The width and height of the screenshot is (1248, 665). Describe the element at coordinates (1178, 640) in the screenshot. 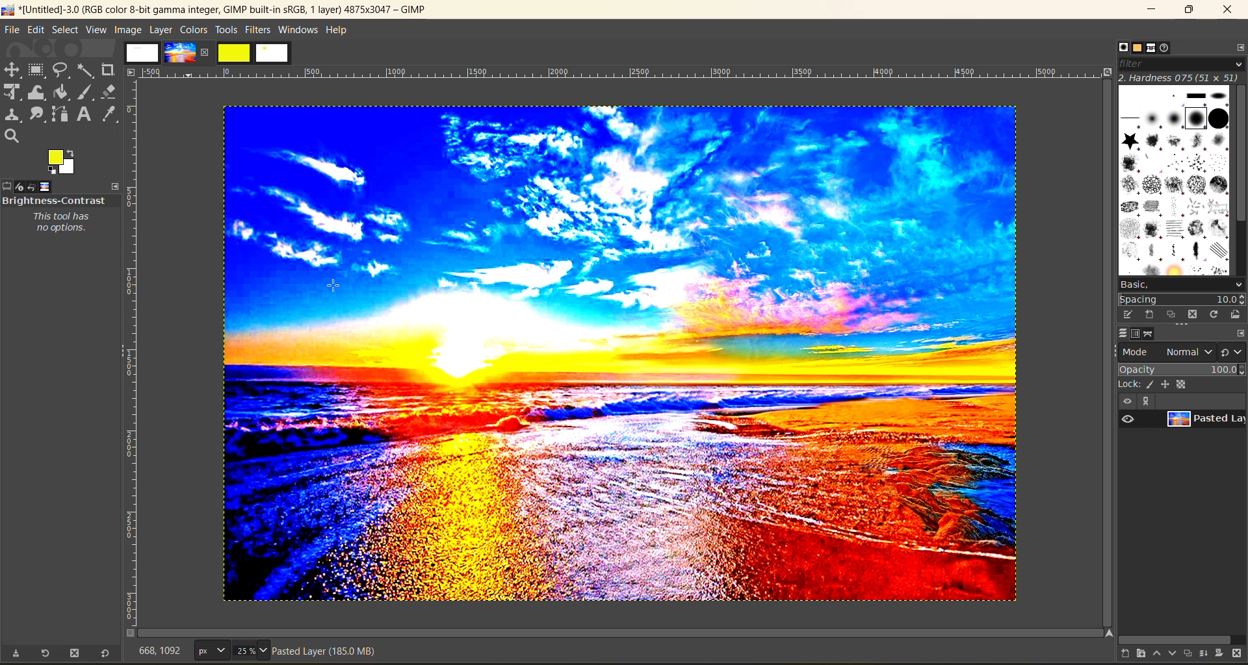

I see `horizontal scroll bar` at that location.